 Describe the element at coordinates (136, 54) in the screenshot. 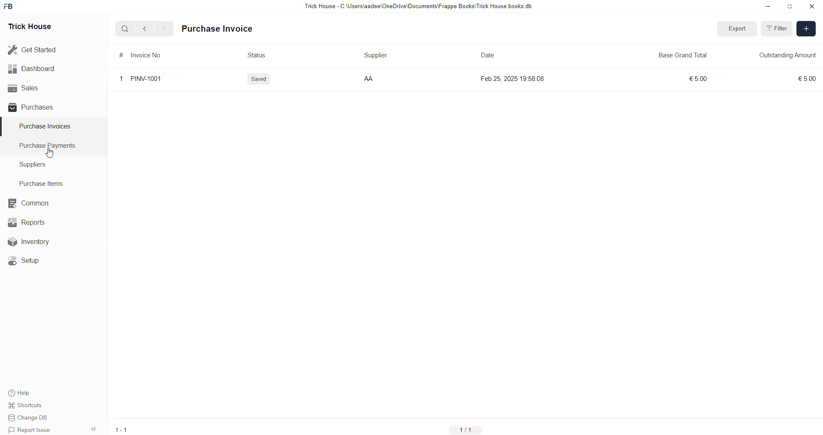

I see `# Invoice No` at that location.